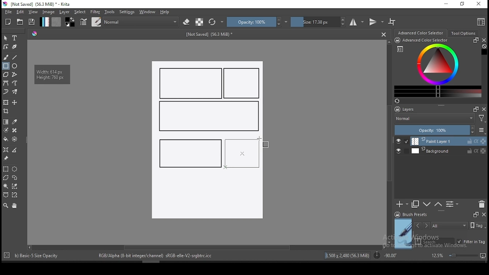 This screenshot has width=489, height=275. What do you see at coordinates (15, 65) in the screenshot?
I see `ellipse tool` at bounding box center [15, 65].